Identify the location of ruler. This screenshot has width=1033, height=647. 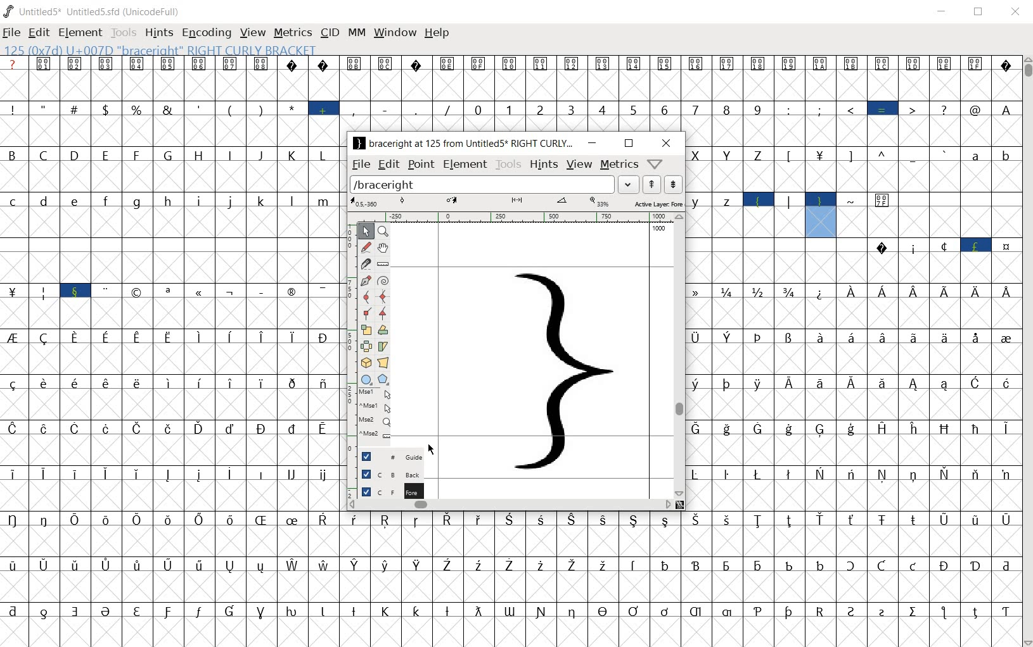
(514, 217).